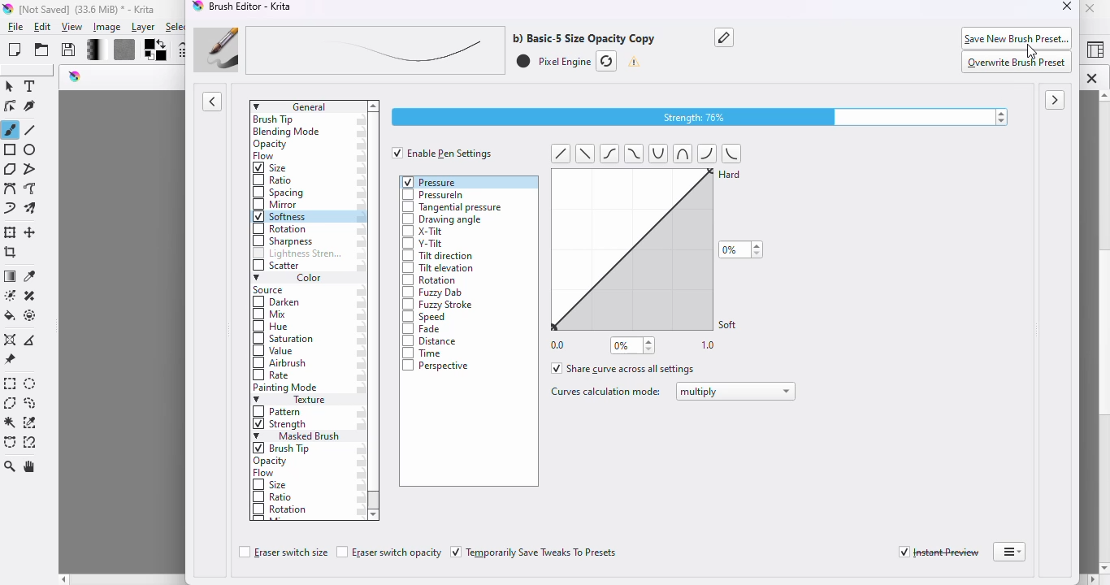 Image resolution: width=1110 pixels, height=585 pixels. What do you see at coordinates (274, 119) in the screenshot?
I see `brush tip` at bounding box center [274, 119].